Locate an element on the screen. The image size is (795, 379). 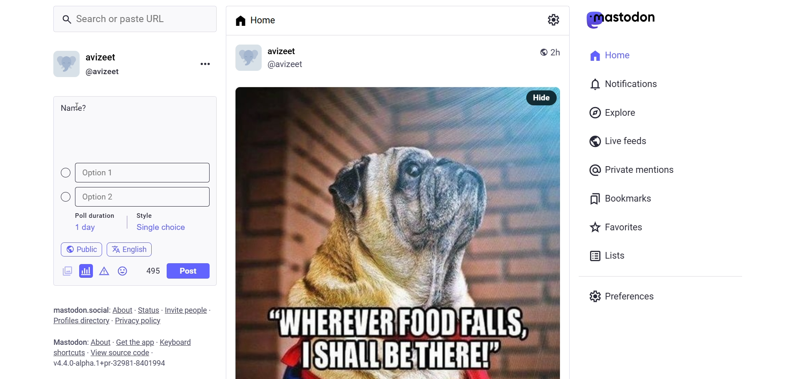
avizeet is located at coordinates (284, 52).